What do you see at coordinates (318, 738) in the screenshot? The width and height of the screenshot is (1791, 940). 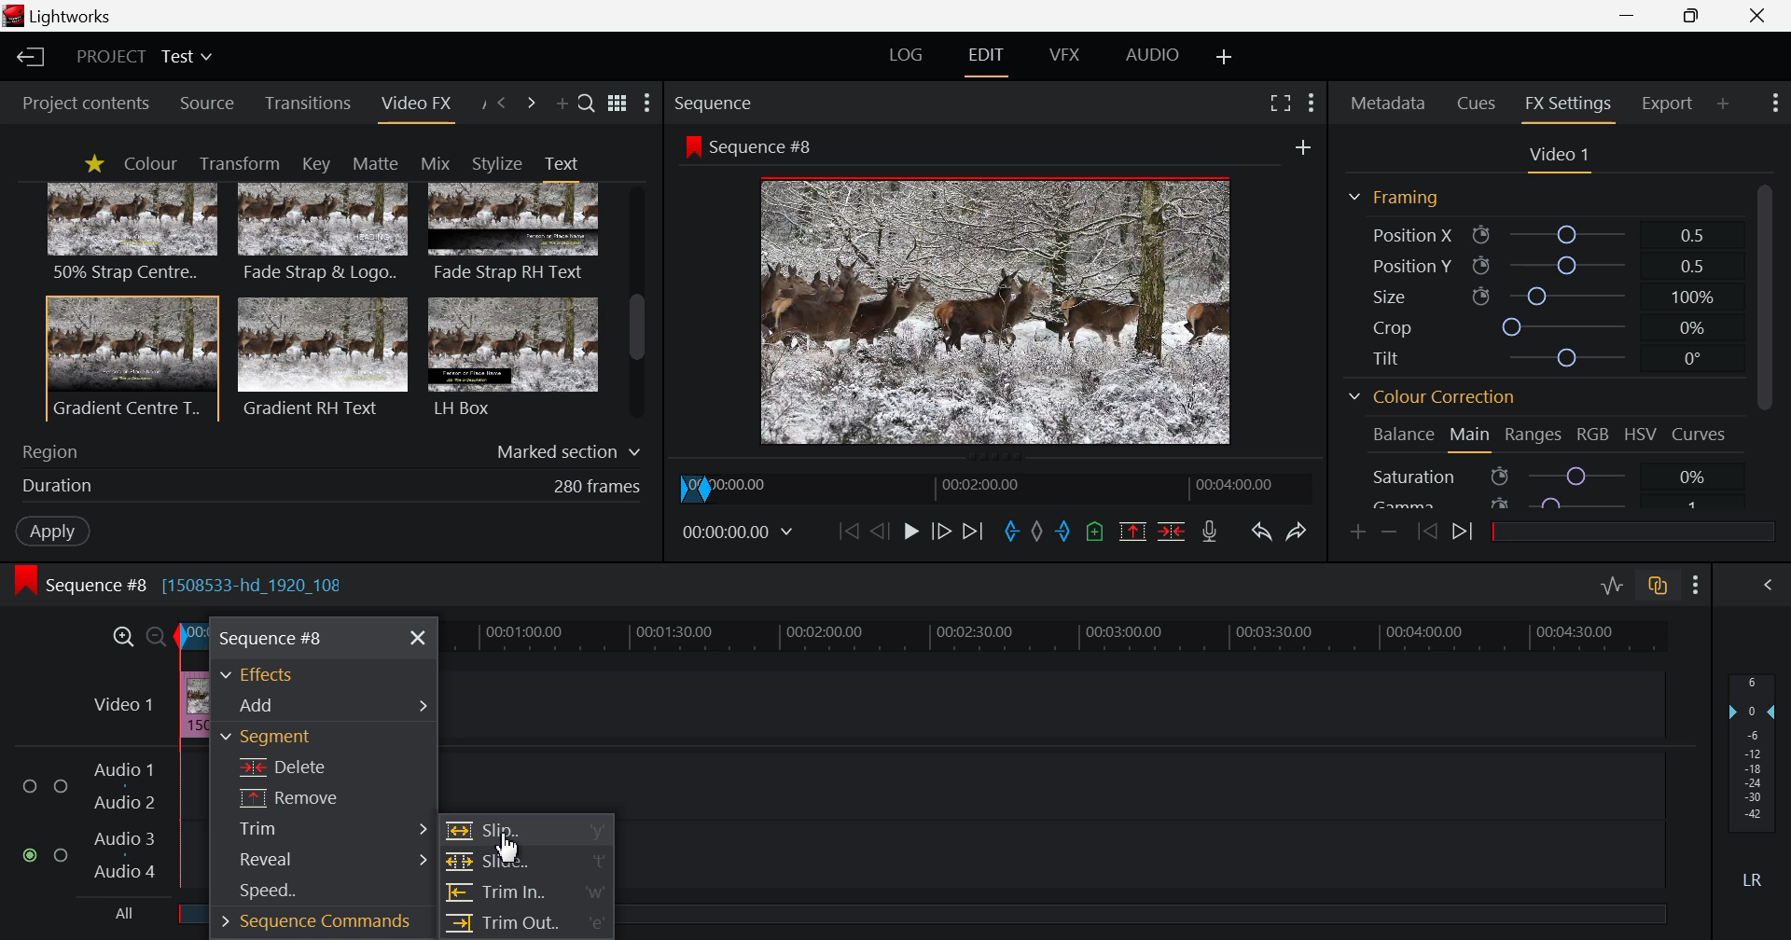 I see `Segment` at bounding box center [318, 738].